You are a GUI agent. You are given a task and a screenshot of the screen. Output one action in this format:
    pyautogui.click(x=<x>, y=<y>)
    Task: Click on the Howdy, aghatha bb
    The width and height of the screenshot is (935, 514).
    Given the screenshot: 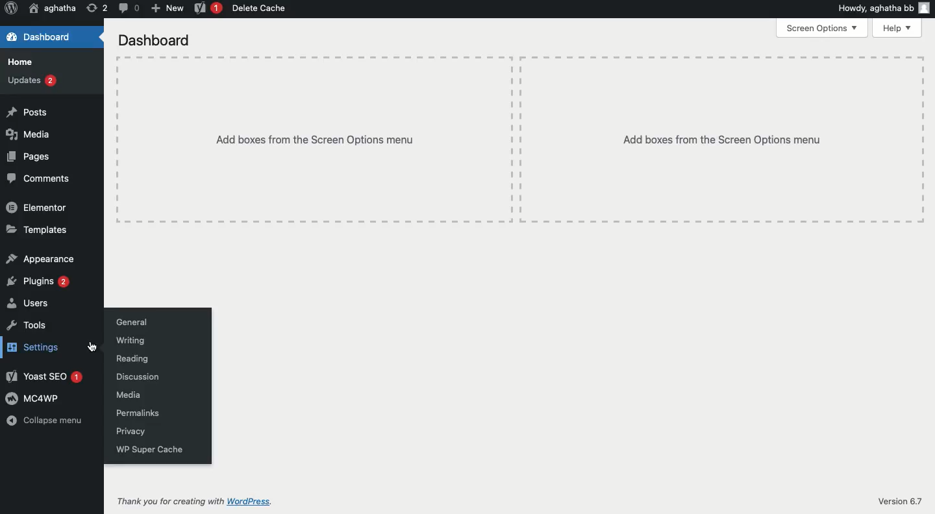 What is the action you would take?
    pyautogui.click(x=883, y=7)
    